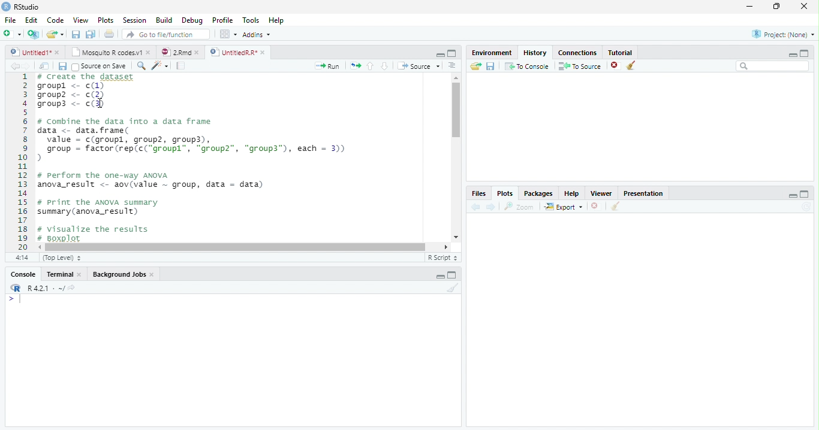 This screenshot has width=819, height=430. What do you see at coordinates (370, 65) in the screenshot?
I see `Go to previous section` at bounding box center [370, 65].